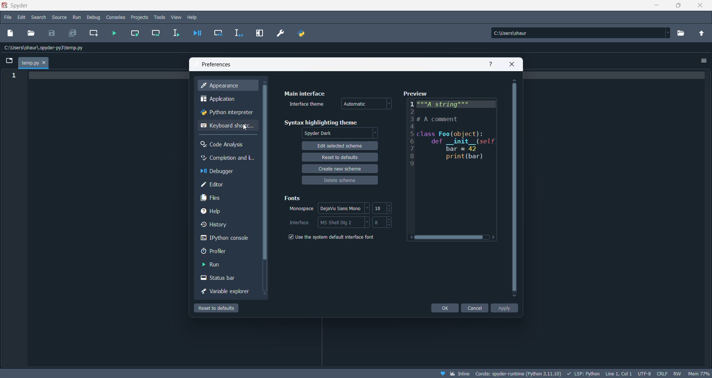  Describe the element at coordinates (409, 238) in the screenshot. I see `move left` at that location.